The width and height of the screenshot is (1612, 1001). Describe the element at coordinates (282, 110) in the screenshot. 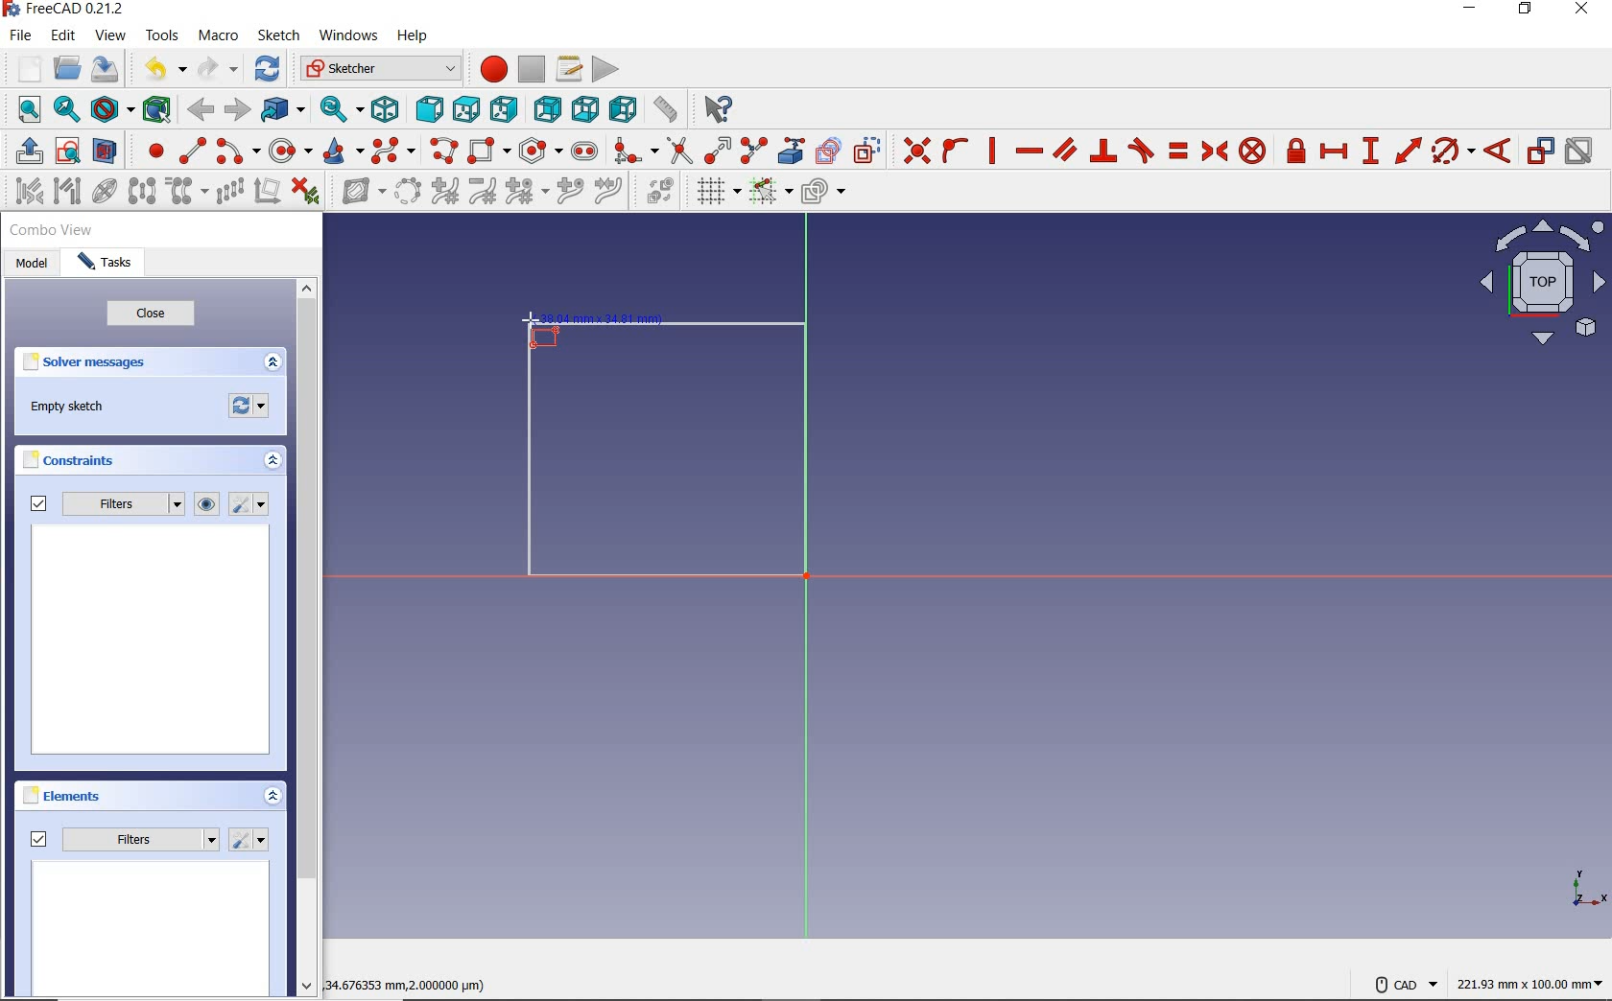

I see `go to linked object` at that location.